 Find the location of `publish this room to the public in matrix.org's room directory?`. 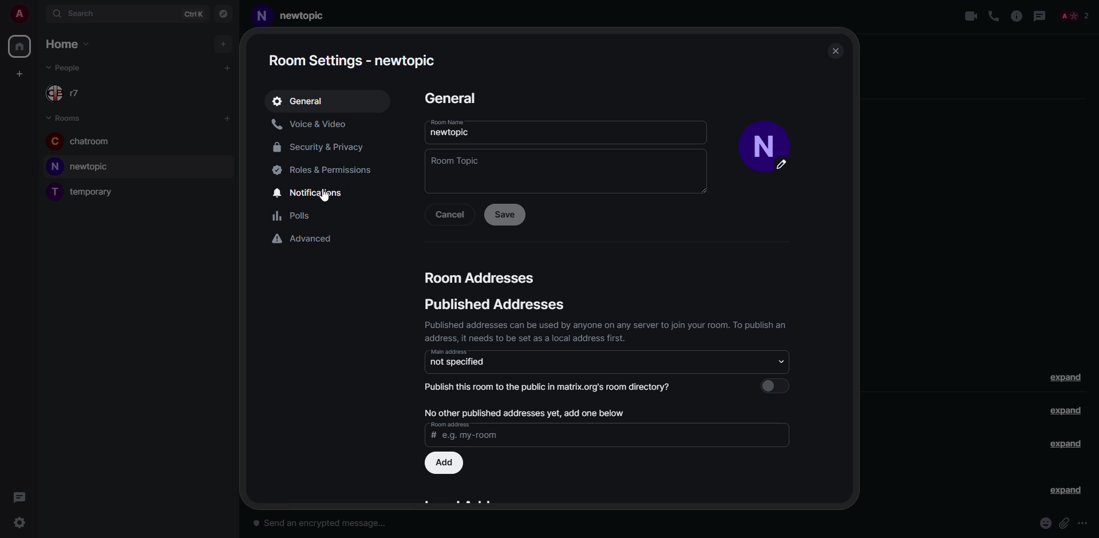

publish this room to the public in matrix.org's room directory? is located at coordinates (555, 387).